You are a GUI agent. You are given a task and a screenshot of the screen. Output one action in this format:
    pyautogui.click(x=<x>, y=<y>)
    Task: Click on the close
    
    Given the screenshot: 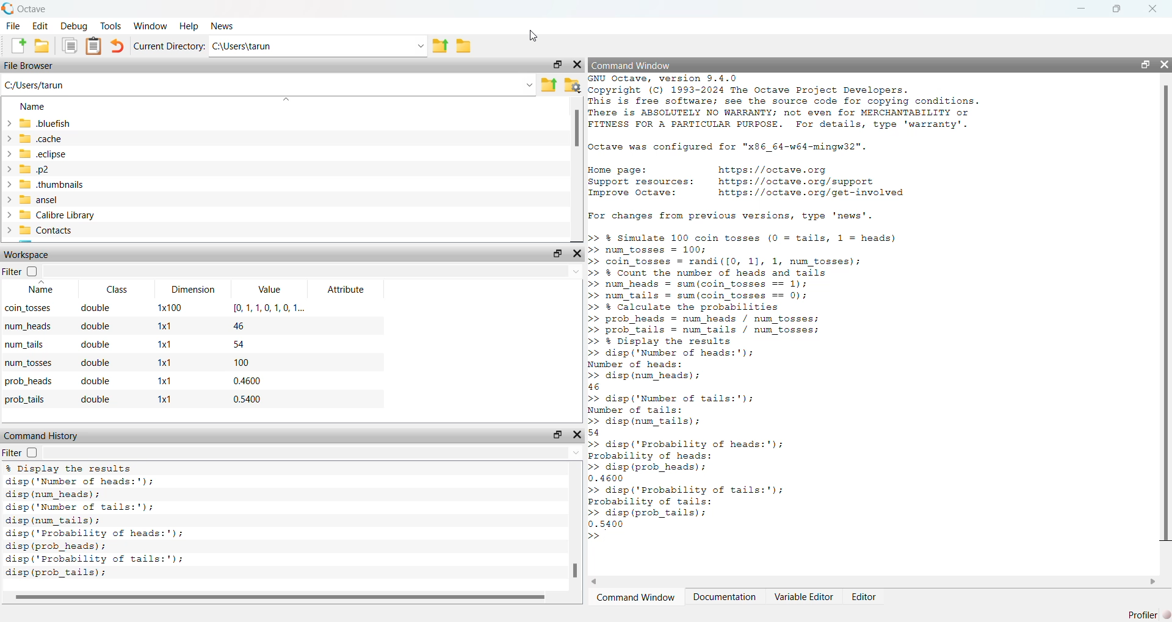 What is the action you would take?
    pyautogui.click(x=579, y=435)
    